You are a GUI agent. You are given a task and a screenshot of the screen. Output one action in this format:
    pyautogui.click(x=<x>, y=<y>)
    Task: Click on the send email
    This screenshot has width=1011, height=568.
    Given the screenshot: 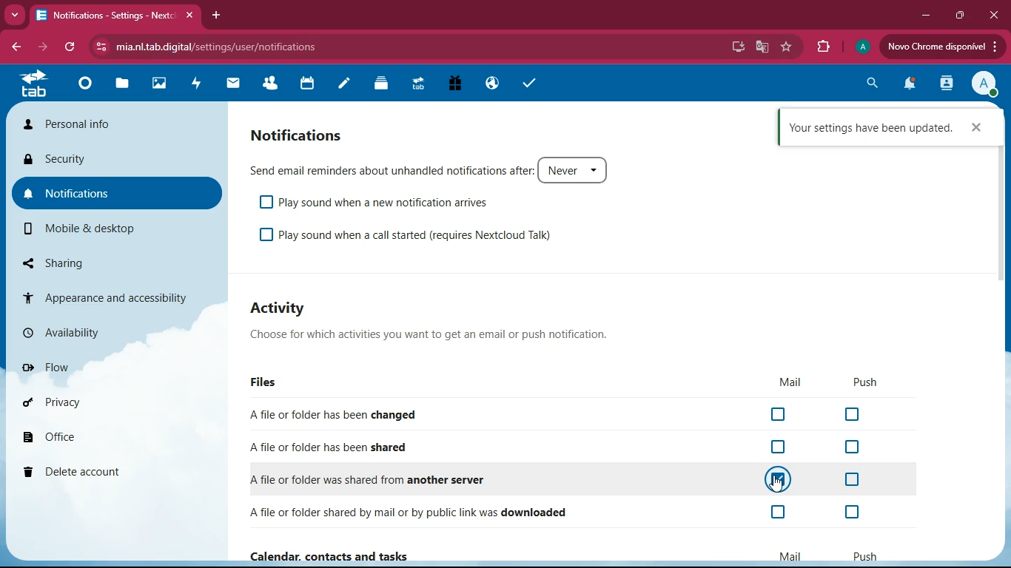 What is the action you would take?
    pyautogui.click(x=434, y=169)
    